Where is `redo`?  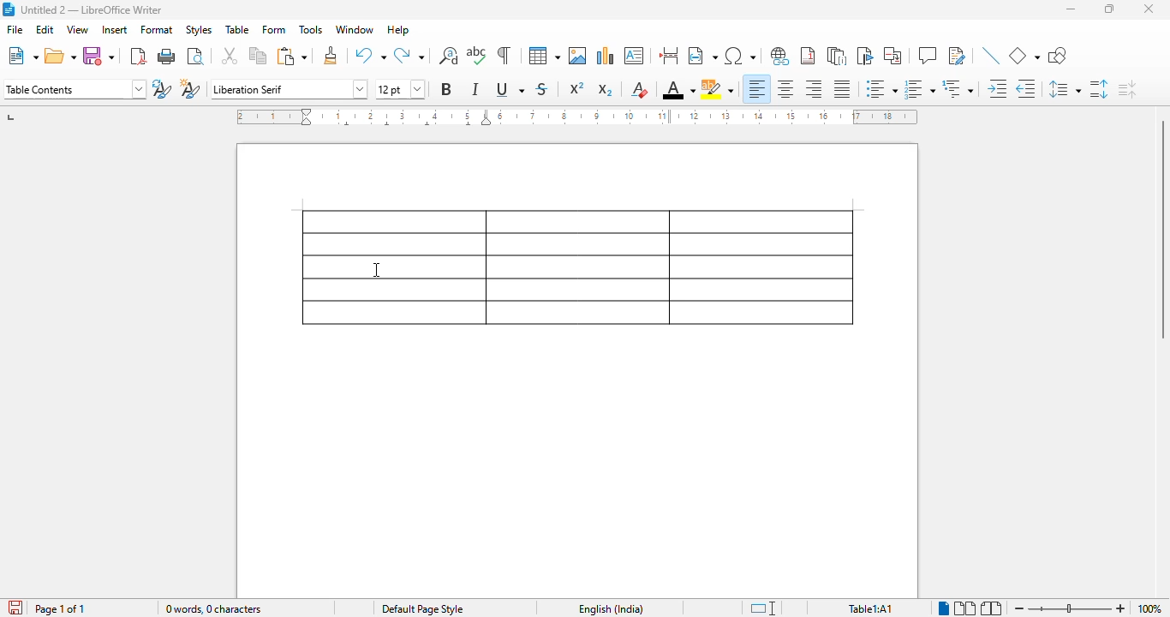
redo is located at coordinates (409, 55).